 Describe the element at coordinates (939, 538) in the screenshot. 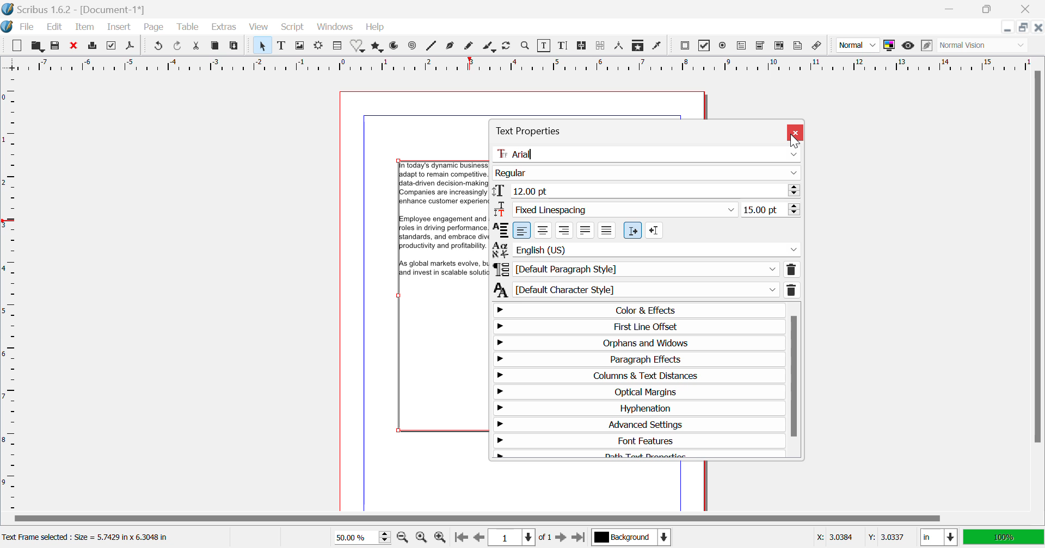

I see `Meausrement Units` at that location.